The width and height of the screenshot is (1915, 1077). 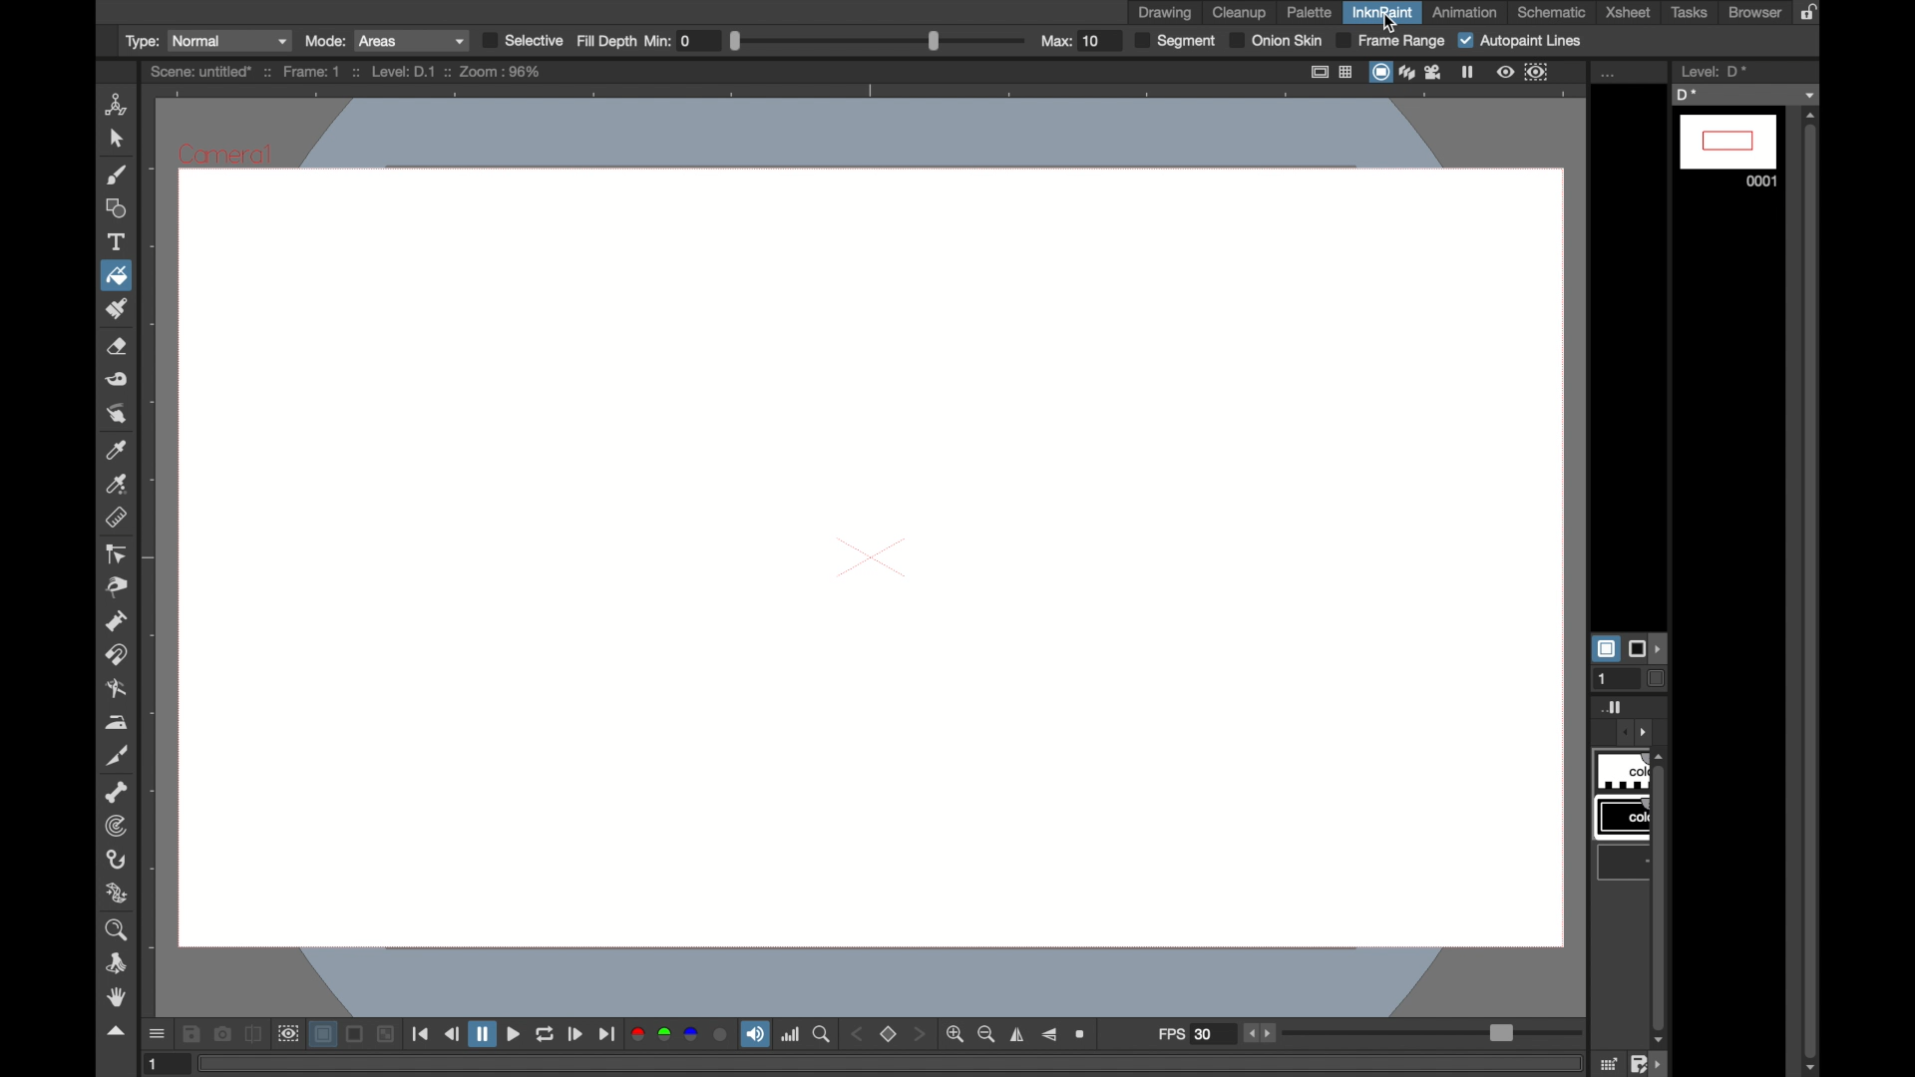 What do you see at coordinates (1693, 13) in the screenshot?
I see `tasks` at bounding box center [1693, 13].